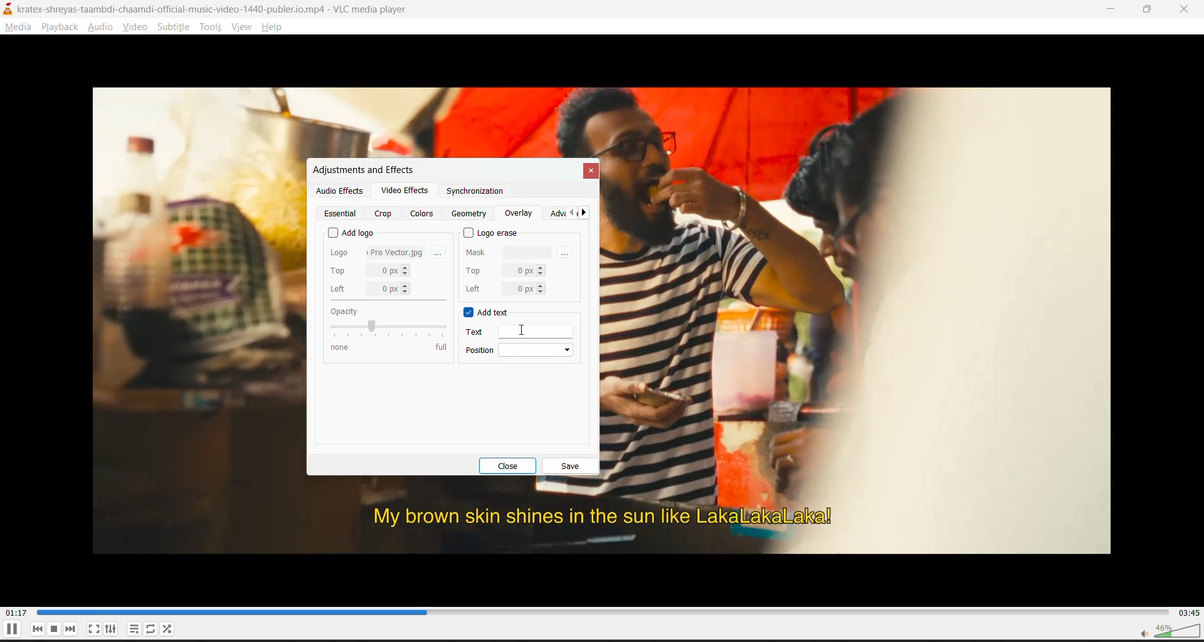 The height and width of the screenshot is (642, 1204). I want to click on subtitle, so click(176, 28).